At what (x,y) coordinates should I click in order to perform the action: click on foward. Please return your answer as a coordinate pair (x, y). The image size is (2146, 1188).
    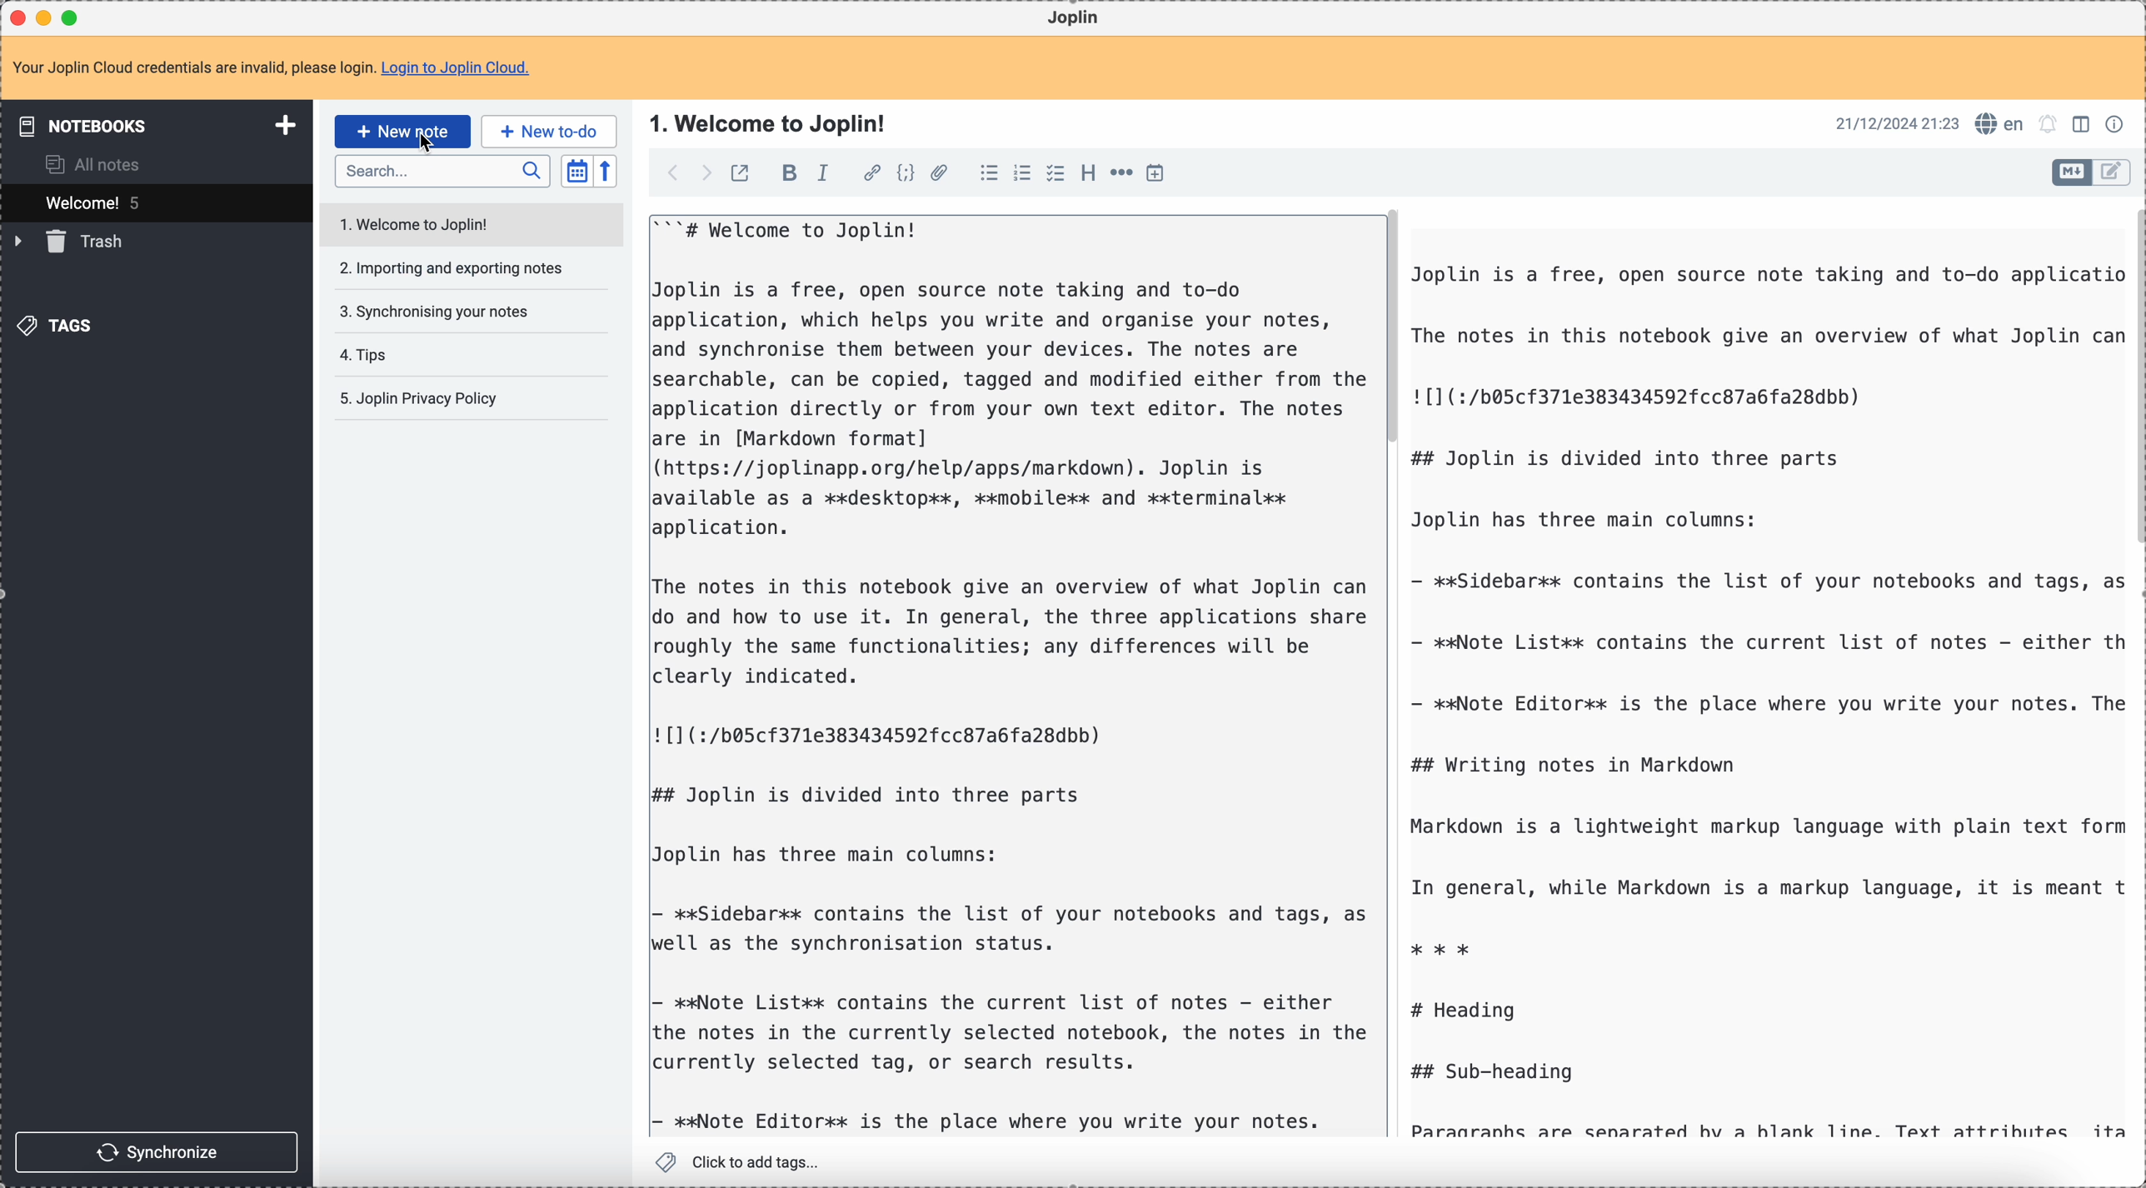
    Looking at the image, I should click on (704, 173).